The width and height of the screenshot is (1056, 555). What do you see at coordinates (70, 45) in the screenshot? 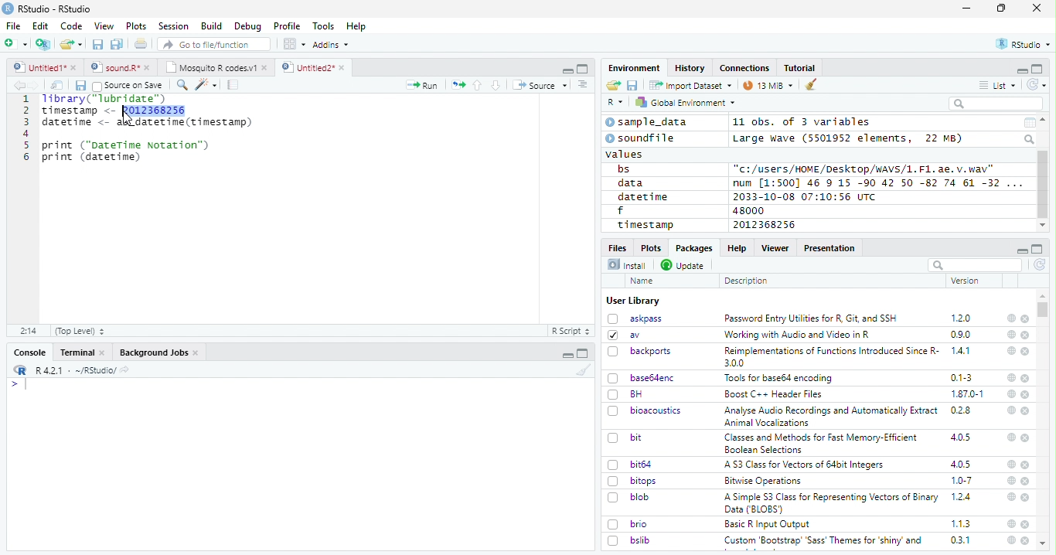
I see `open an existing file` at bounding box center [70, 45].